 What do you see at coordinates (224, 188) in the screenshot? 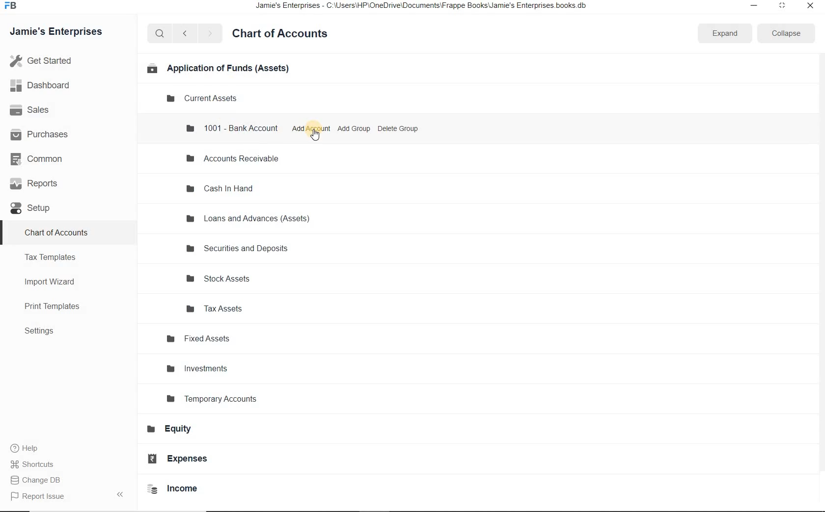
I see `Cash In Hand` at bounding box center [224, 188].